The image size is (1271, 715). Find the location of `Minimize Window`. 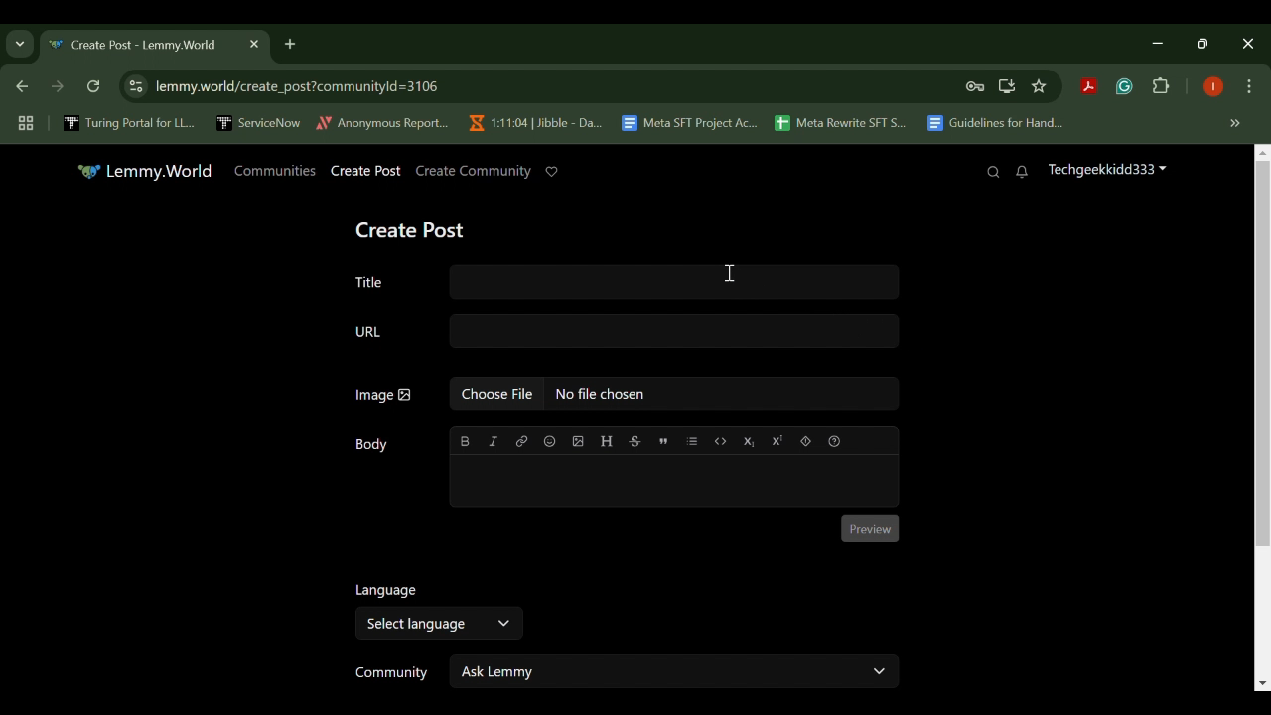

Minimize Window is located at coordinates (1205, 43).